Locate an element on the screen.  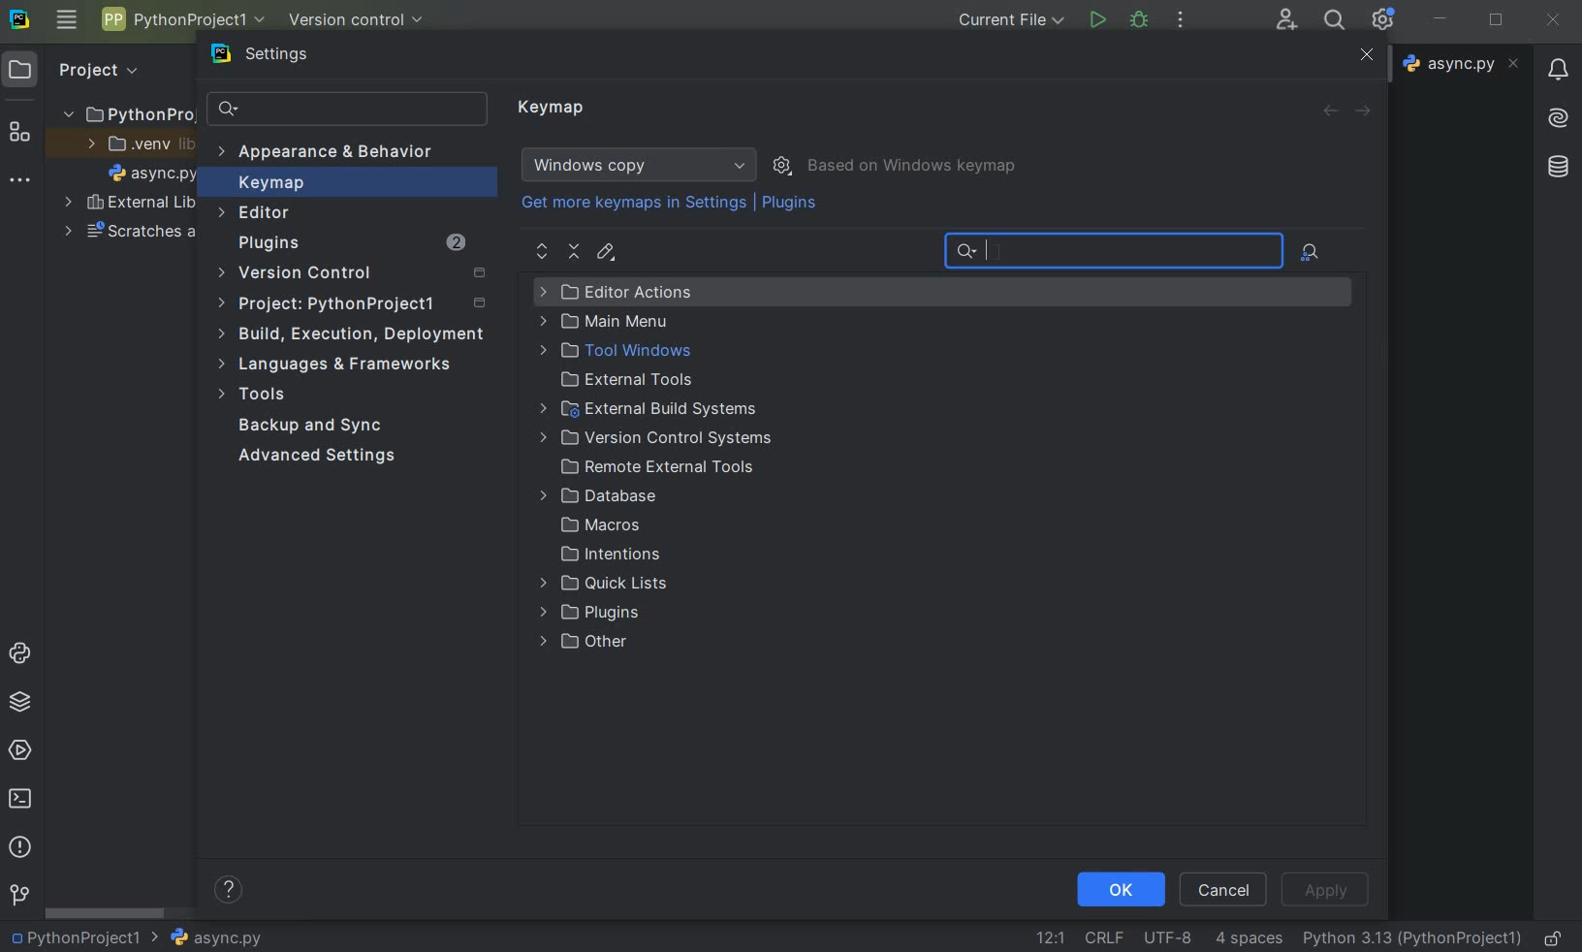
file name is located at coordinates (153, 176).